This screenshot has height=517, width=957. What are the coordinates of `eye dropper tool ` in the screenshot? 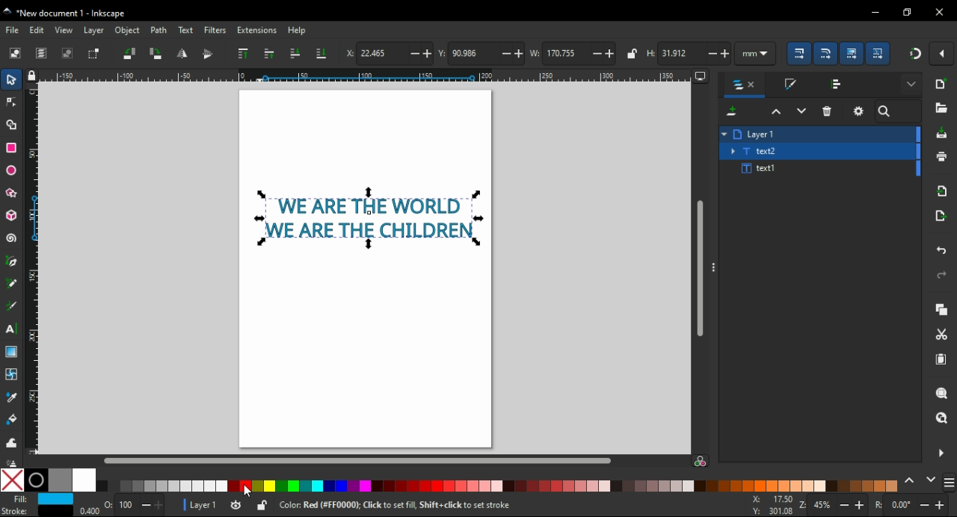 It's located at (15, 397).